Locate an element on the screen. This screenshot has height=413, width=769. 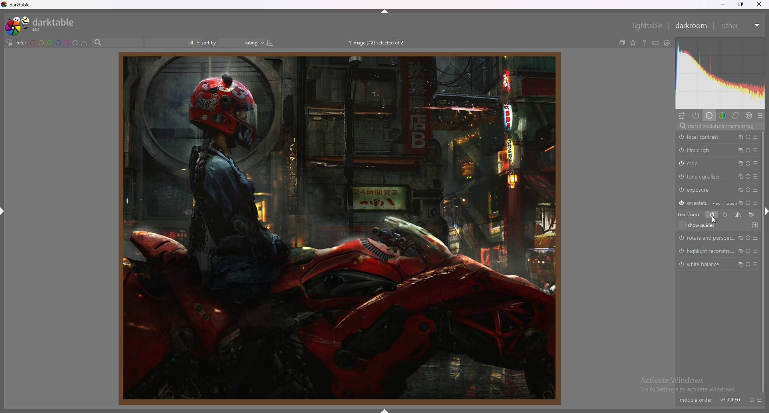
keyboard shortcuts is located at coordinates (656, 43).